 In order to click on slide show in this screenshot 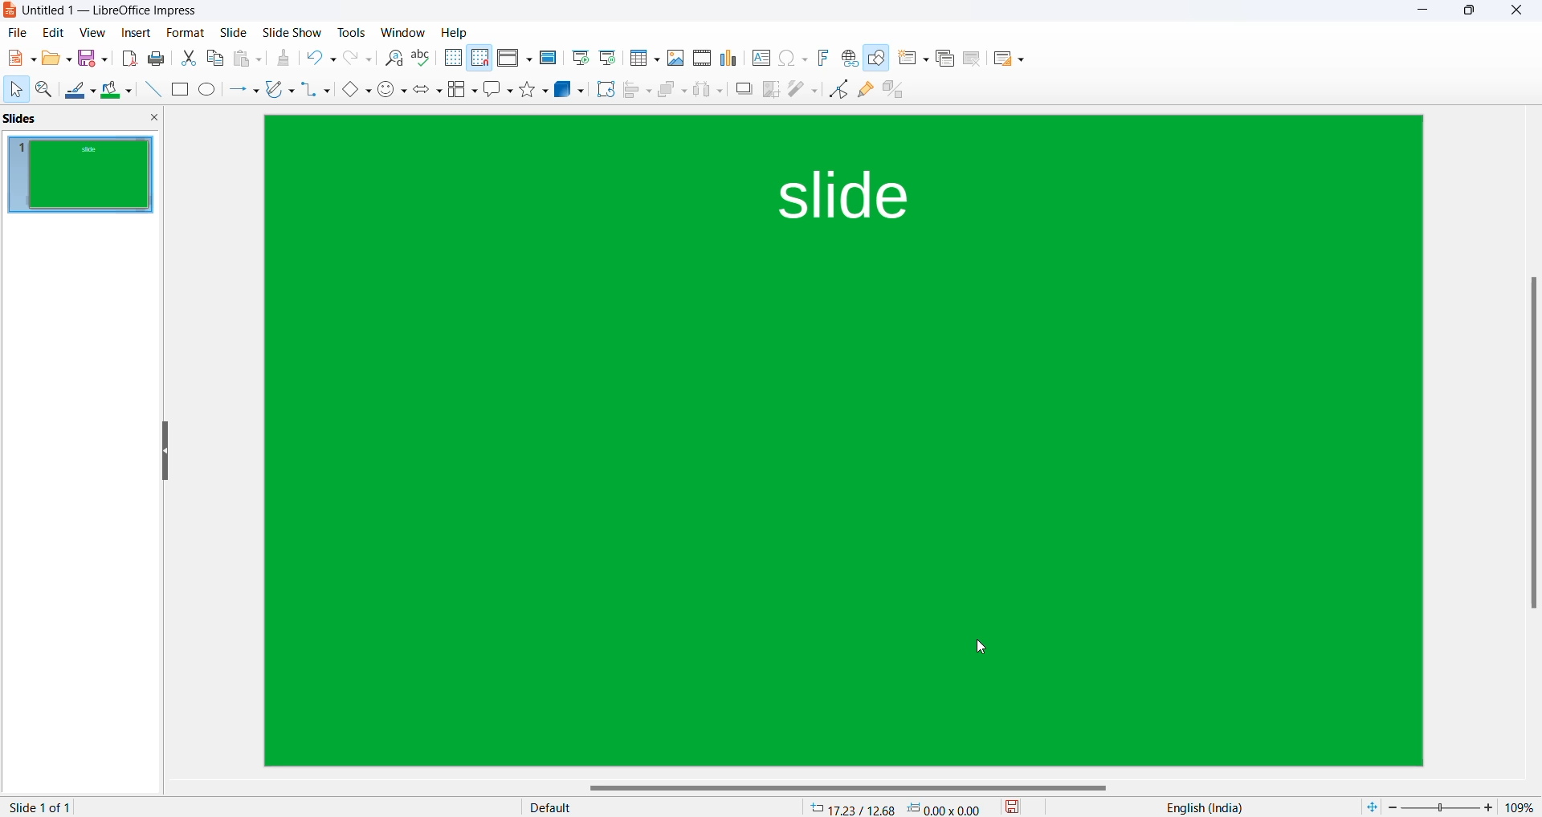, I will do `click(293, 34)`.